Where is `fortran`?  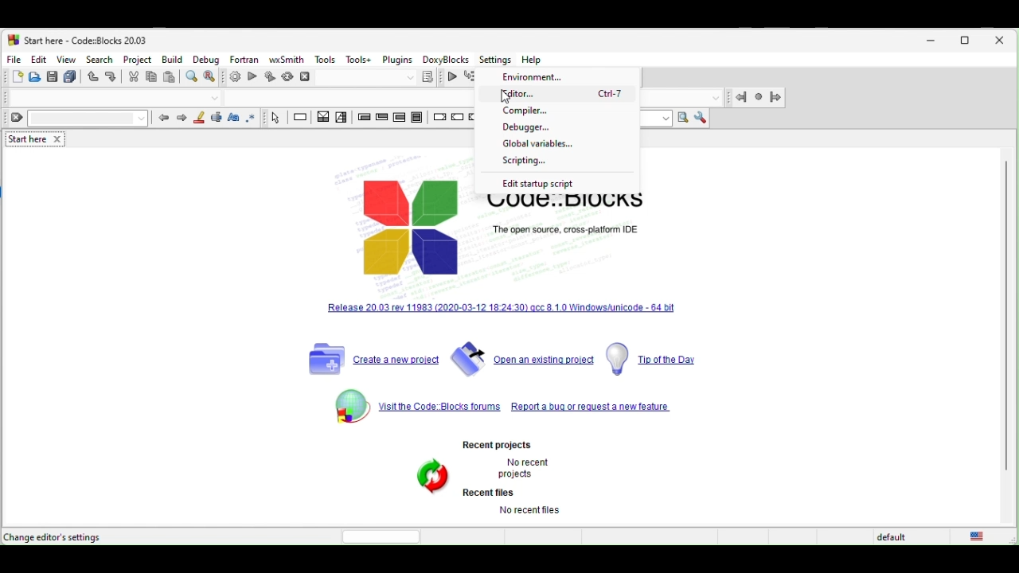 fortran is located at coordinates (244, 59).